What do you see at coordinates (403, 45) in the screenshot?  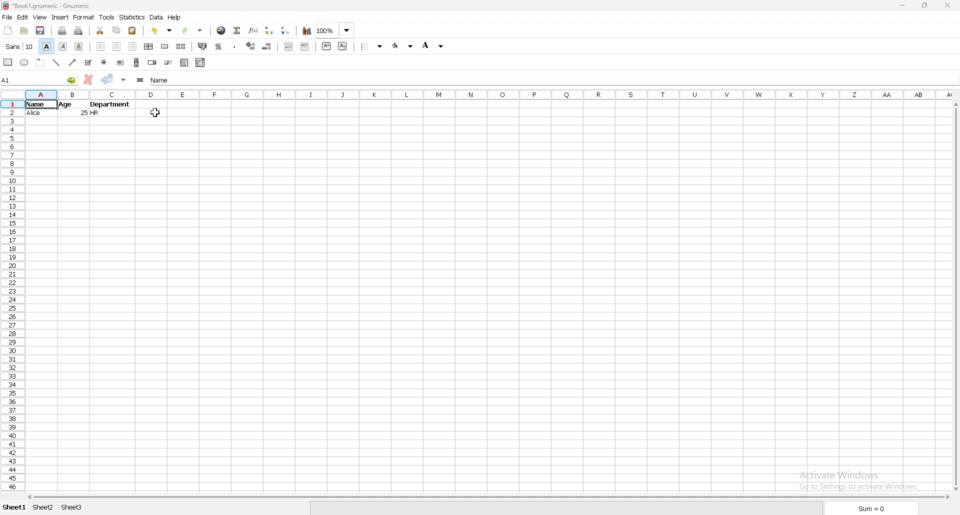 I see `foreground` at bounding box center [403, 45].